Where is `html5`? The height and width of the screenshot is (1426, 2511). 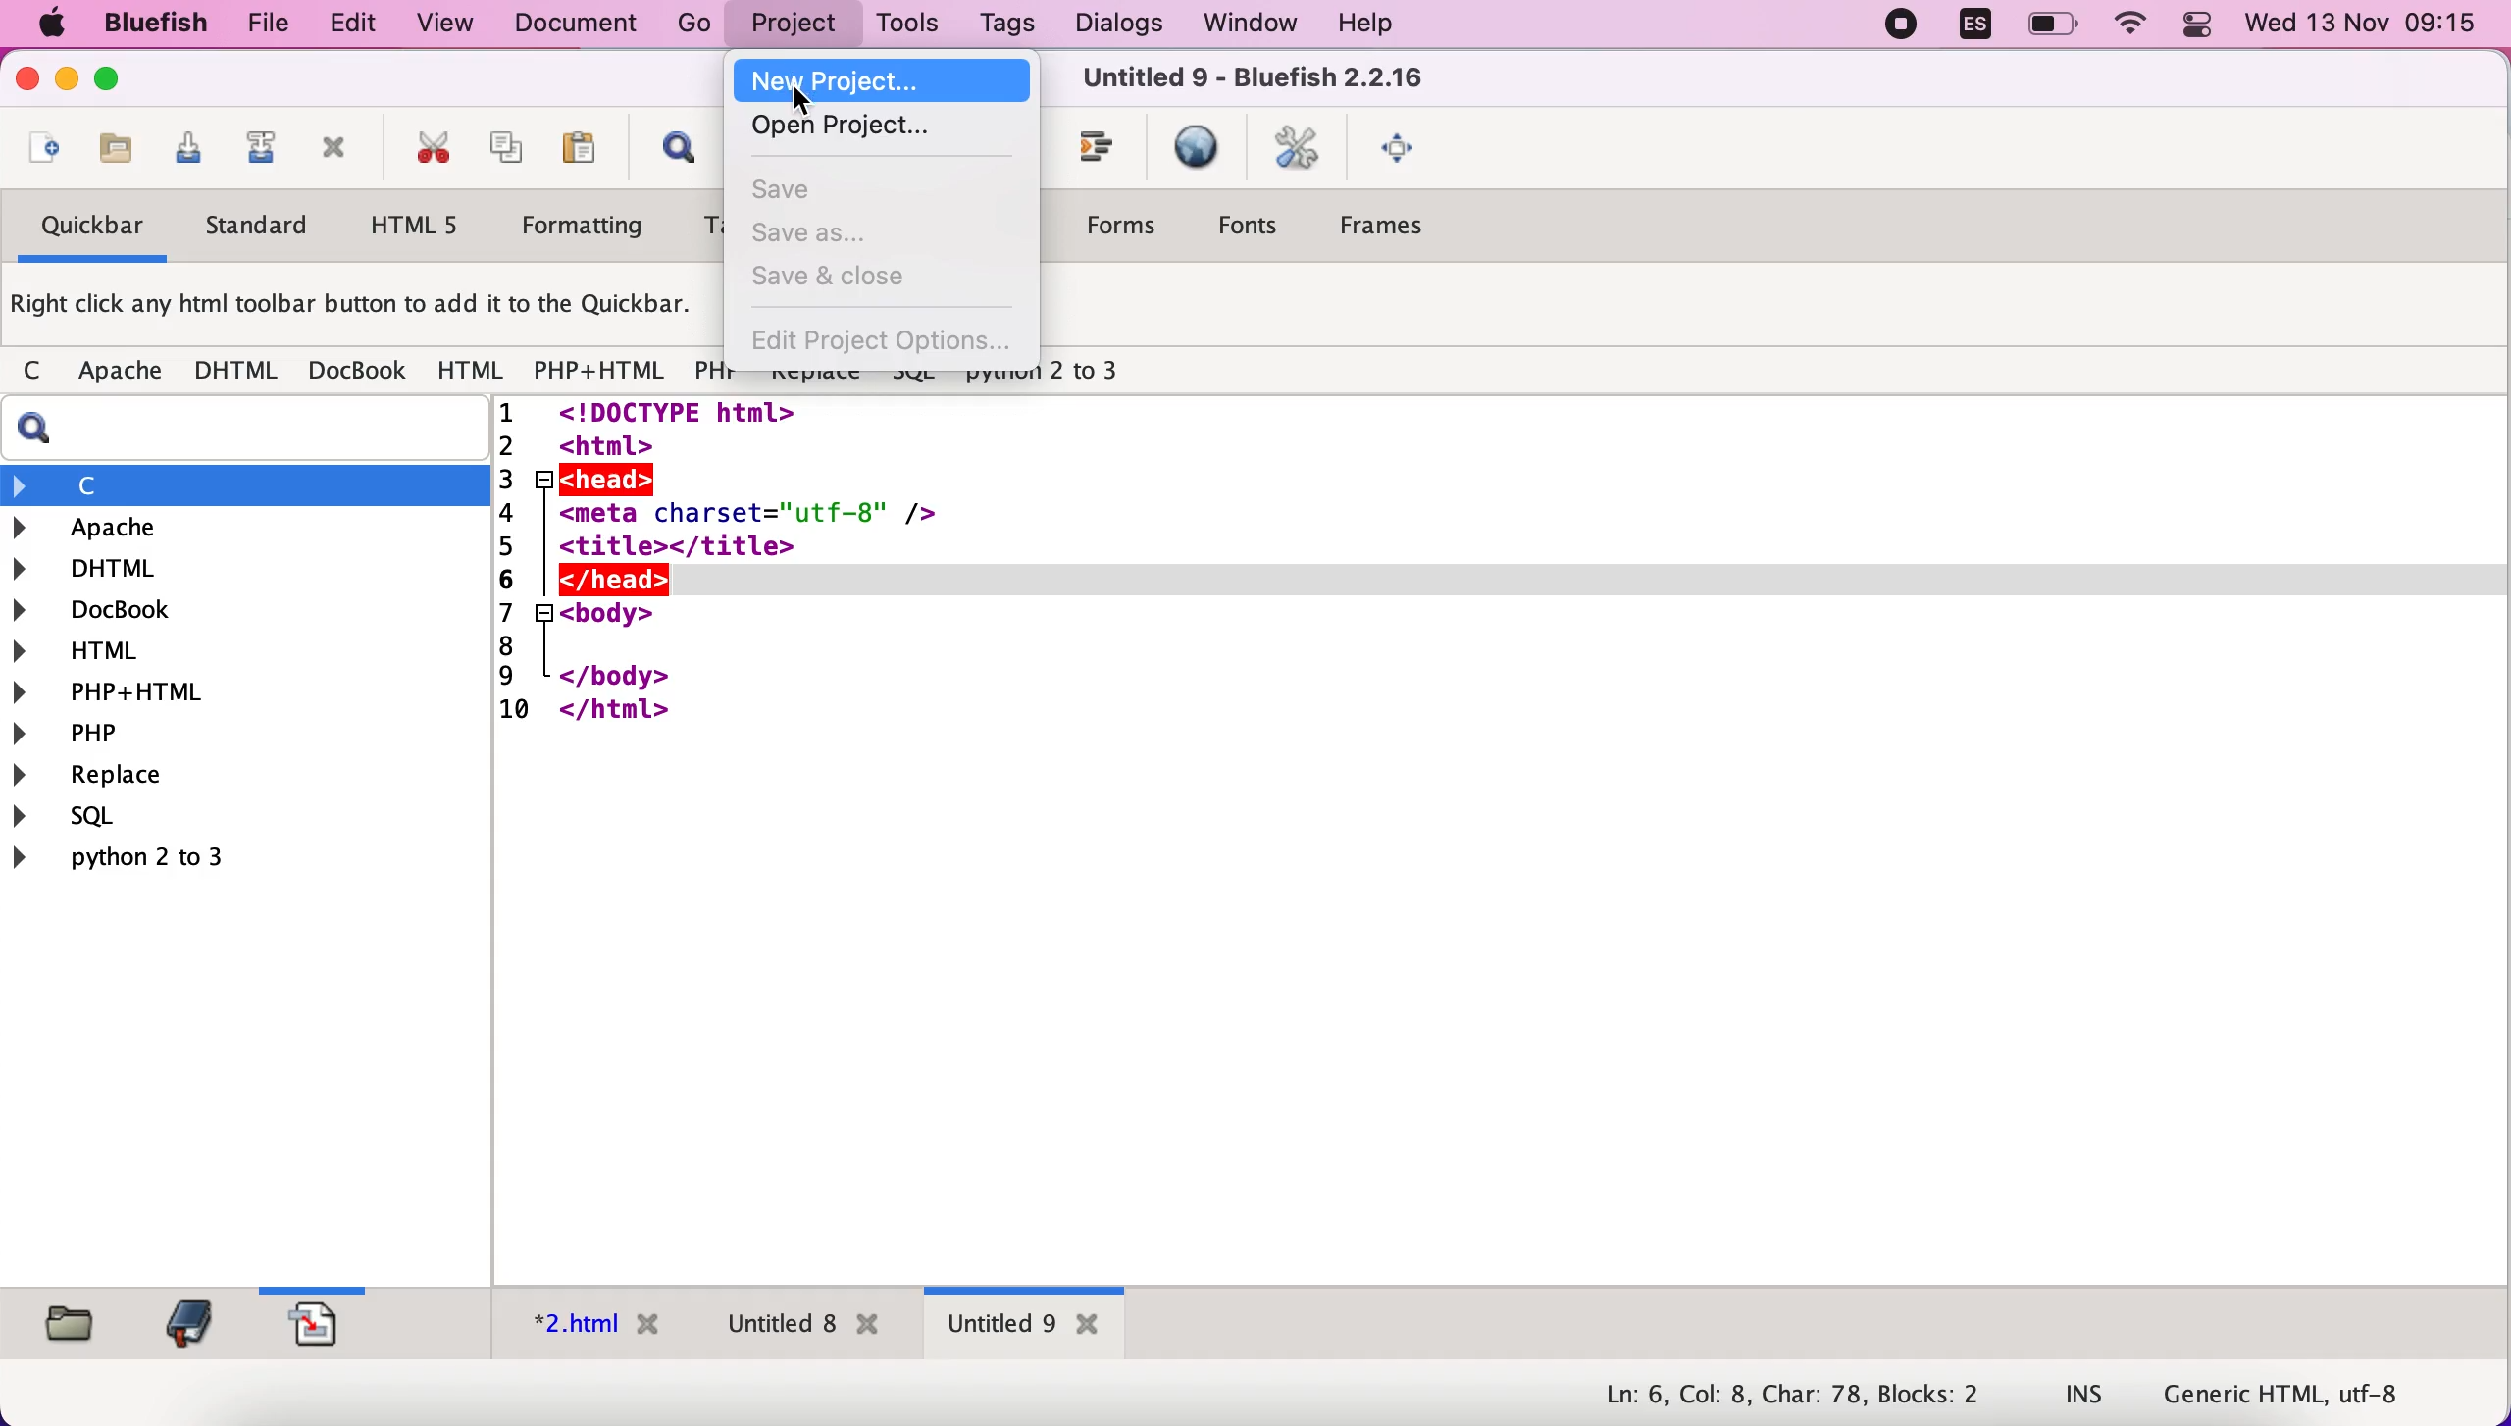
html5 is located at coordinates (419, 228).